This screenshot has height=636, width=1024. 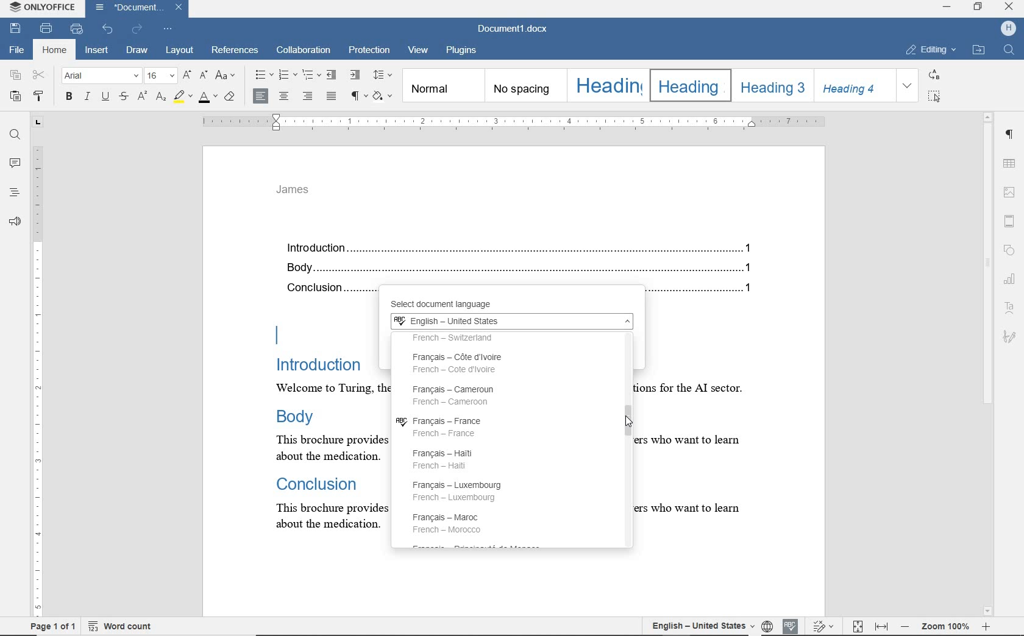 What do you see at coordinates (16, 76) in the screenshot?
I see `copy` at bounding box center [16, 76].